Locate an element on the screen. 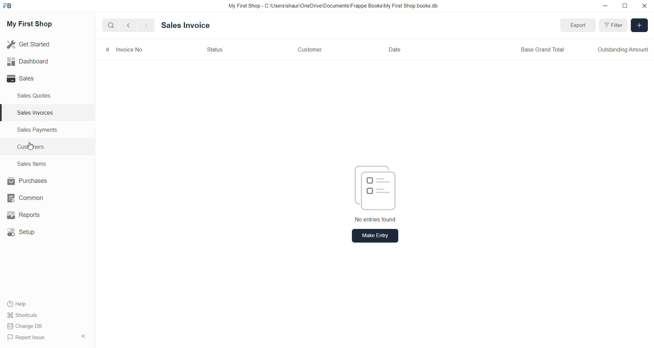  frappe book Logo is located at coordinates (9, 7).